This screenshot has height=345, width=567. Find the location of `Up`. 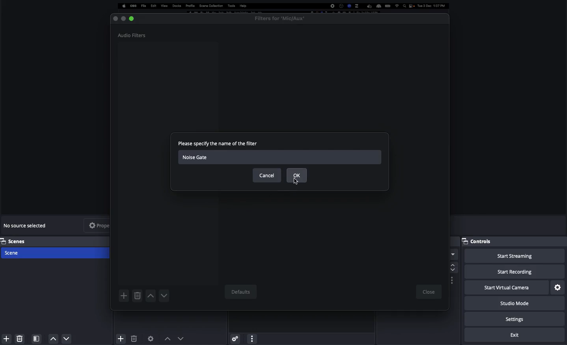

Up is located at coordinates (150, 296).